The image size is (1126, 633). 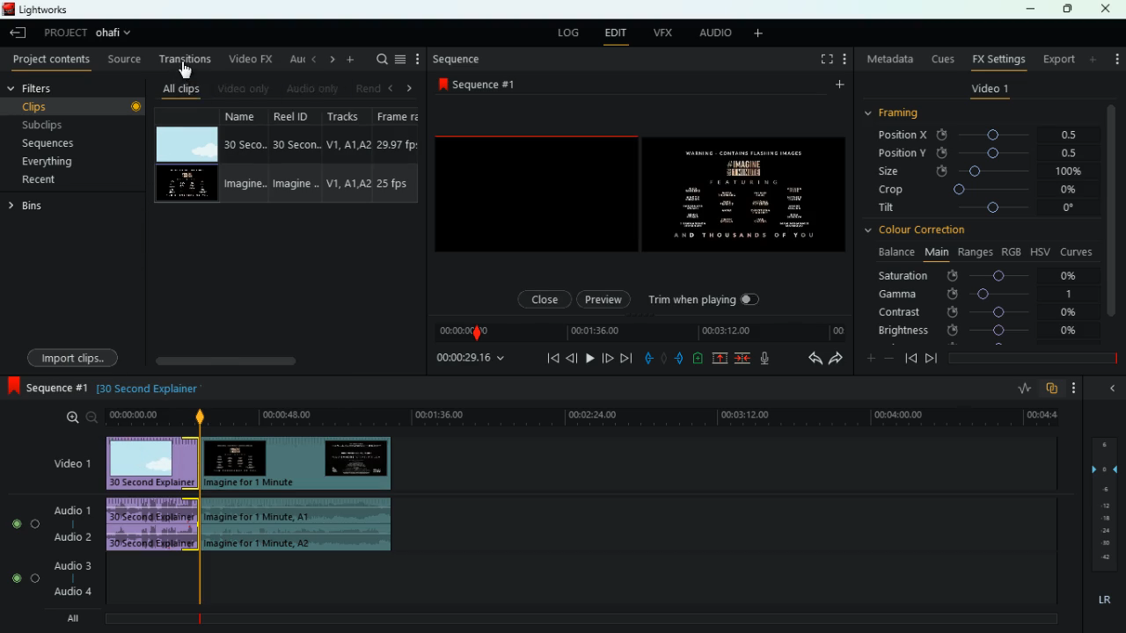 I want to click on audio, so click(x=155, y=527).